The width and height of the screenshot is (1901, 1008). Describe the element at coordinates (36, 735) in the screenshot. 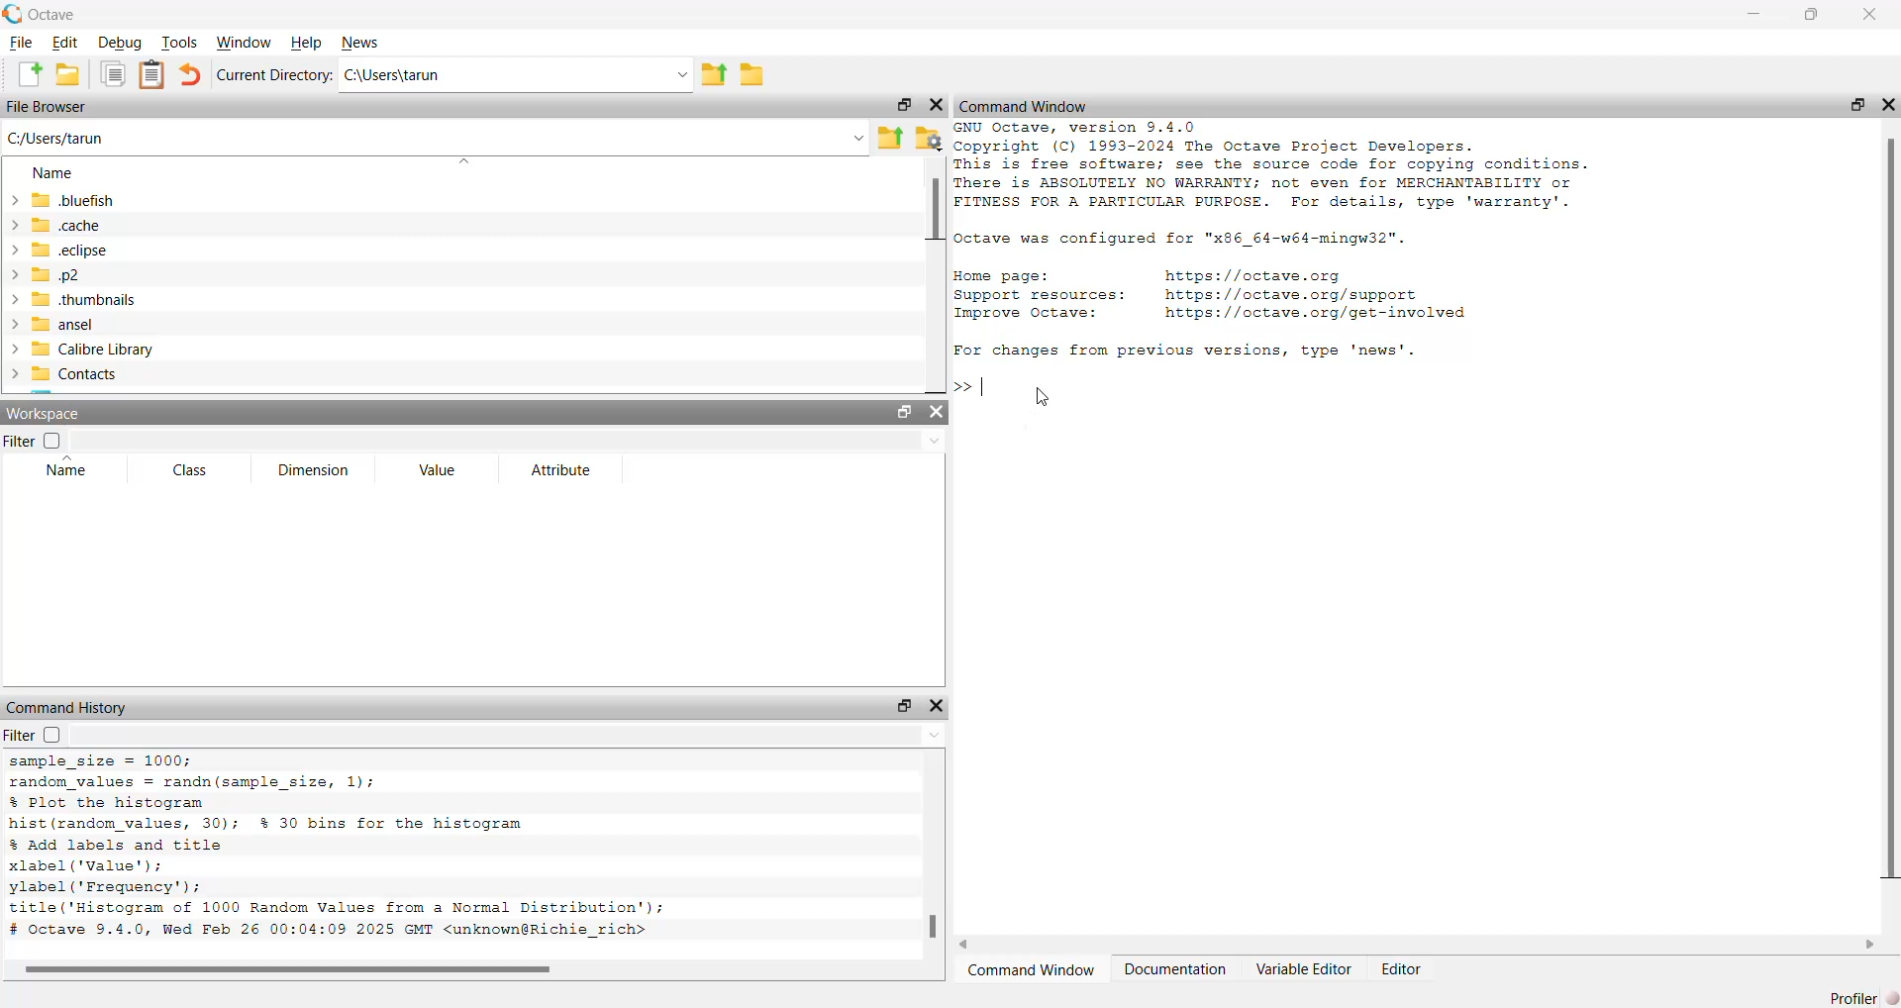

I see `Filter` at that location.